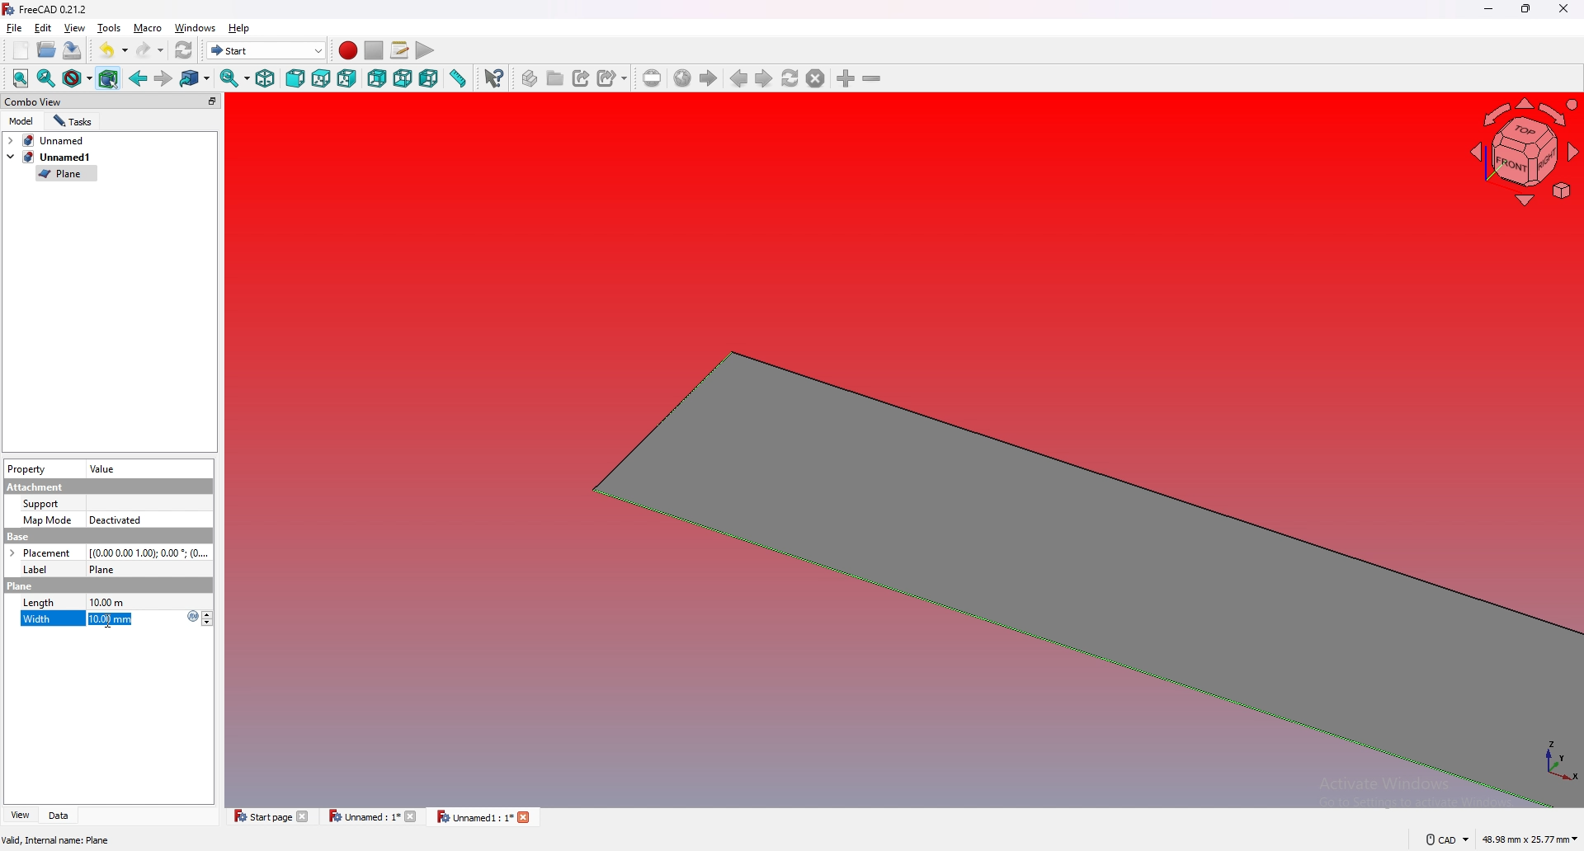 This screenshot has height=851, width=1584. I want to click on 10.00 mm, so click(151, 601).